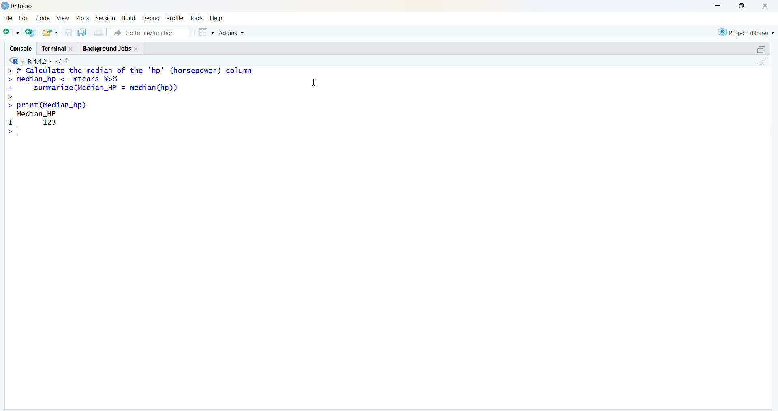 This screenshot has height=411, width=778. Describe the element at coordinates (72, 49) in the screenshot. I see `Close ` at that location.